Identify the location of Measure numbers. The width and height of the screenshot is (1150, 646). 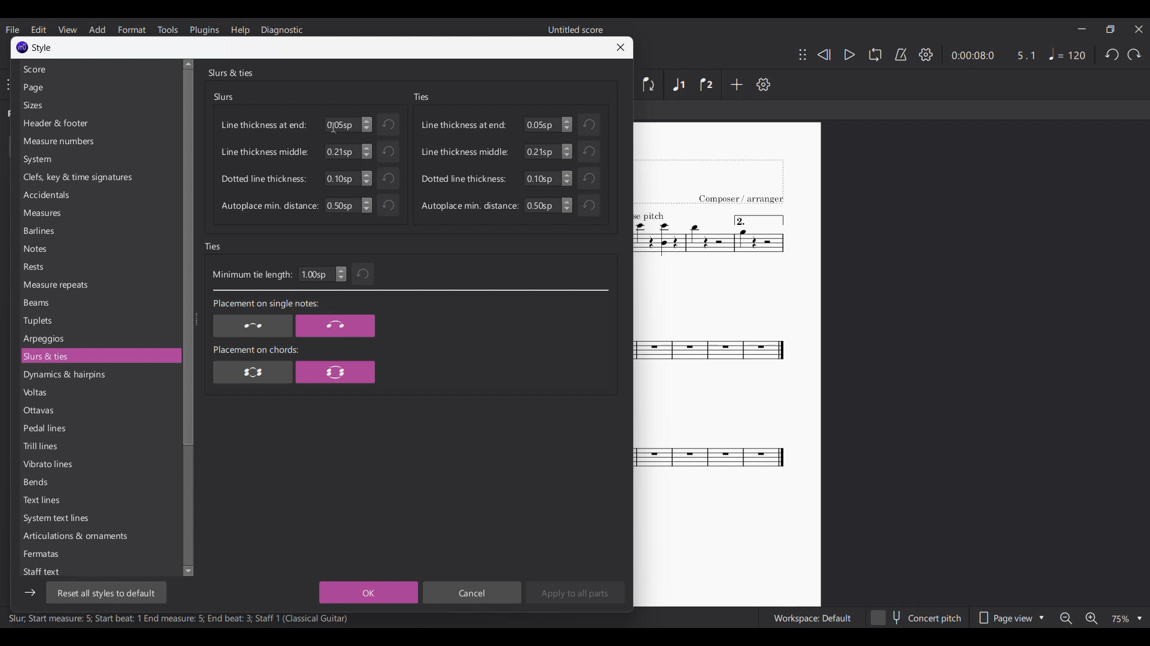
(99, 141).